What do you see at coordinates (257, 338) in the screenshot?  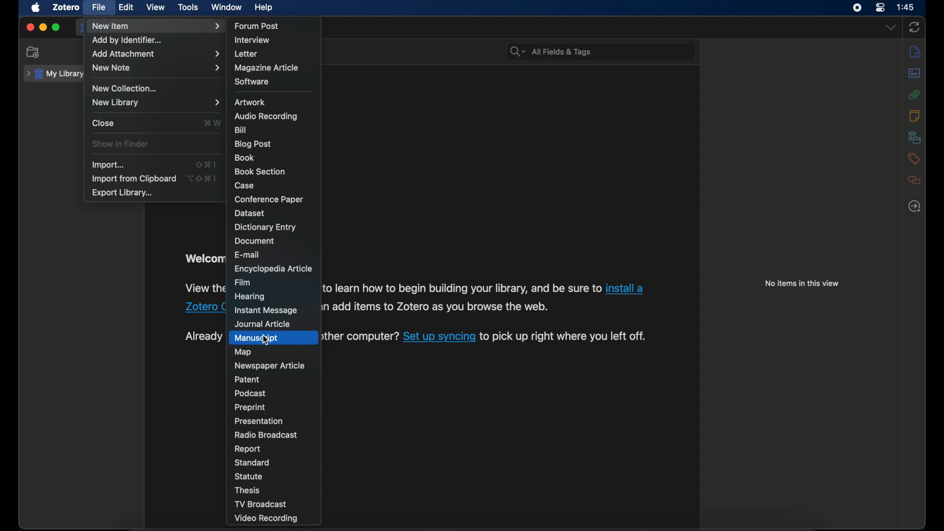 I see `manuscript` at bounding box center [257, 338].